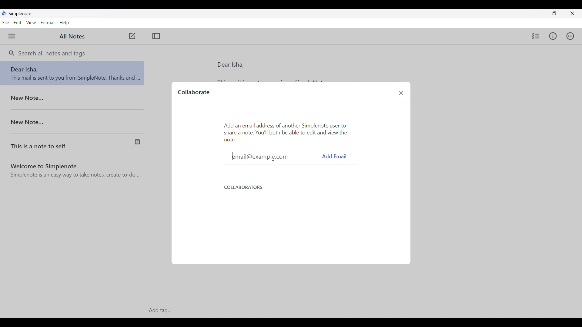 The width and height of the screenshot is (582, 327). Describe the element at coordinates (137, 142) in the screenshot. I see `published` at that location.